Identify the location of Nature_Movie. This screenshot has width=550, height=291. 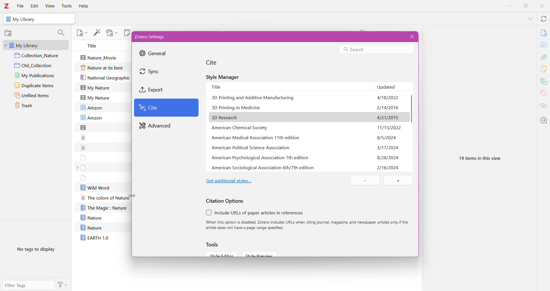
(101, 57).